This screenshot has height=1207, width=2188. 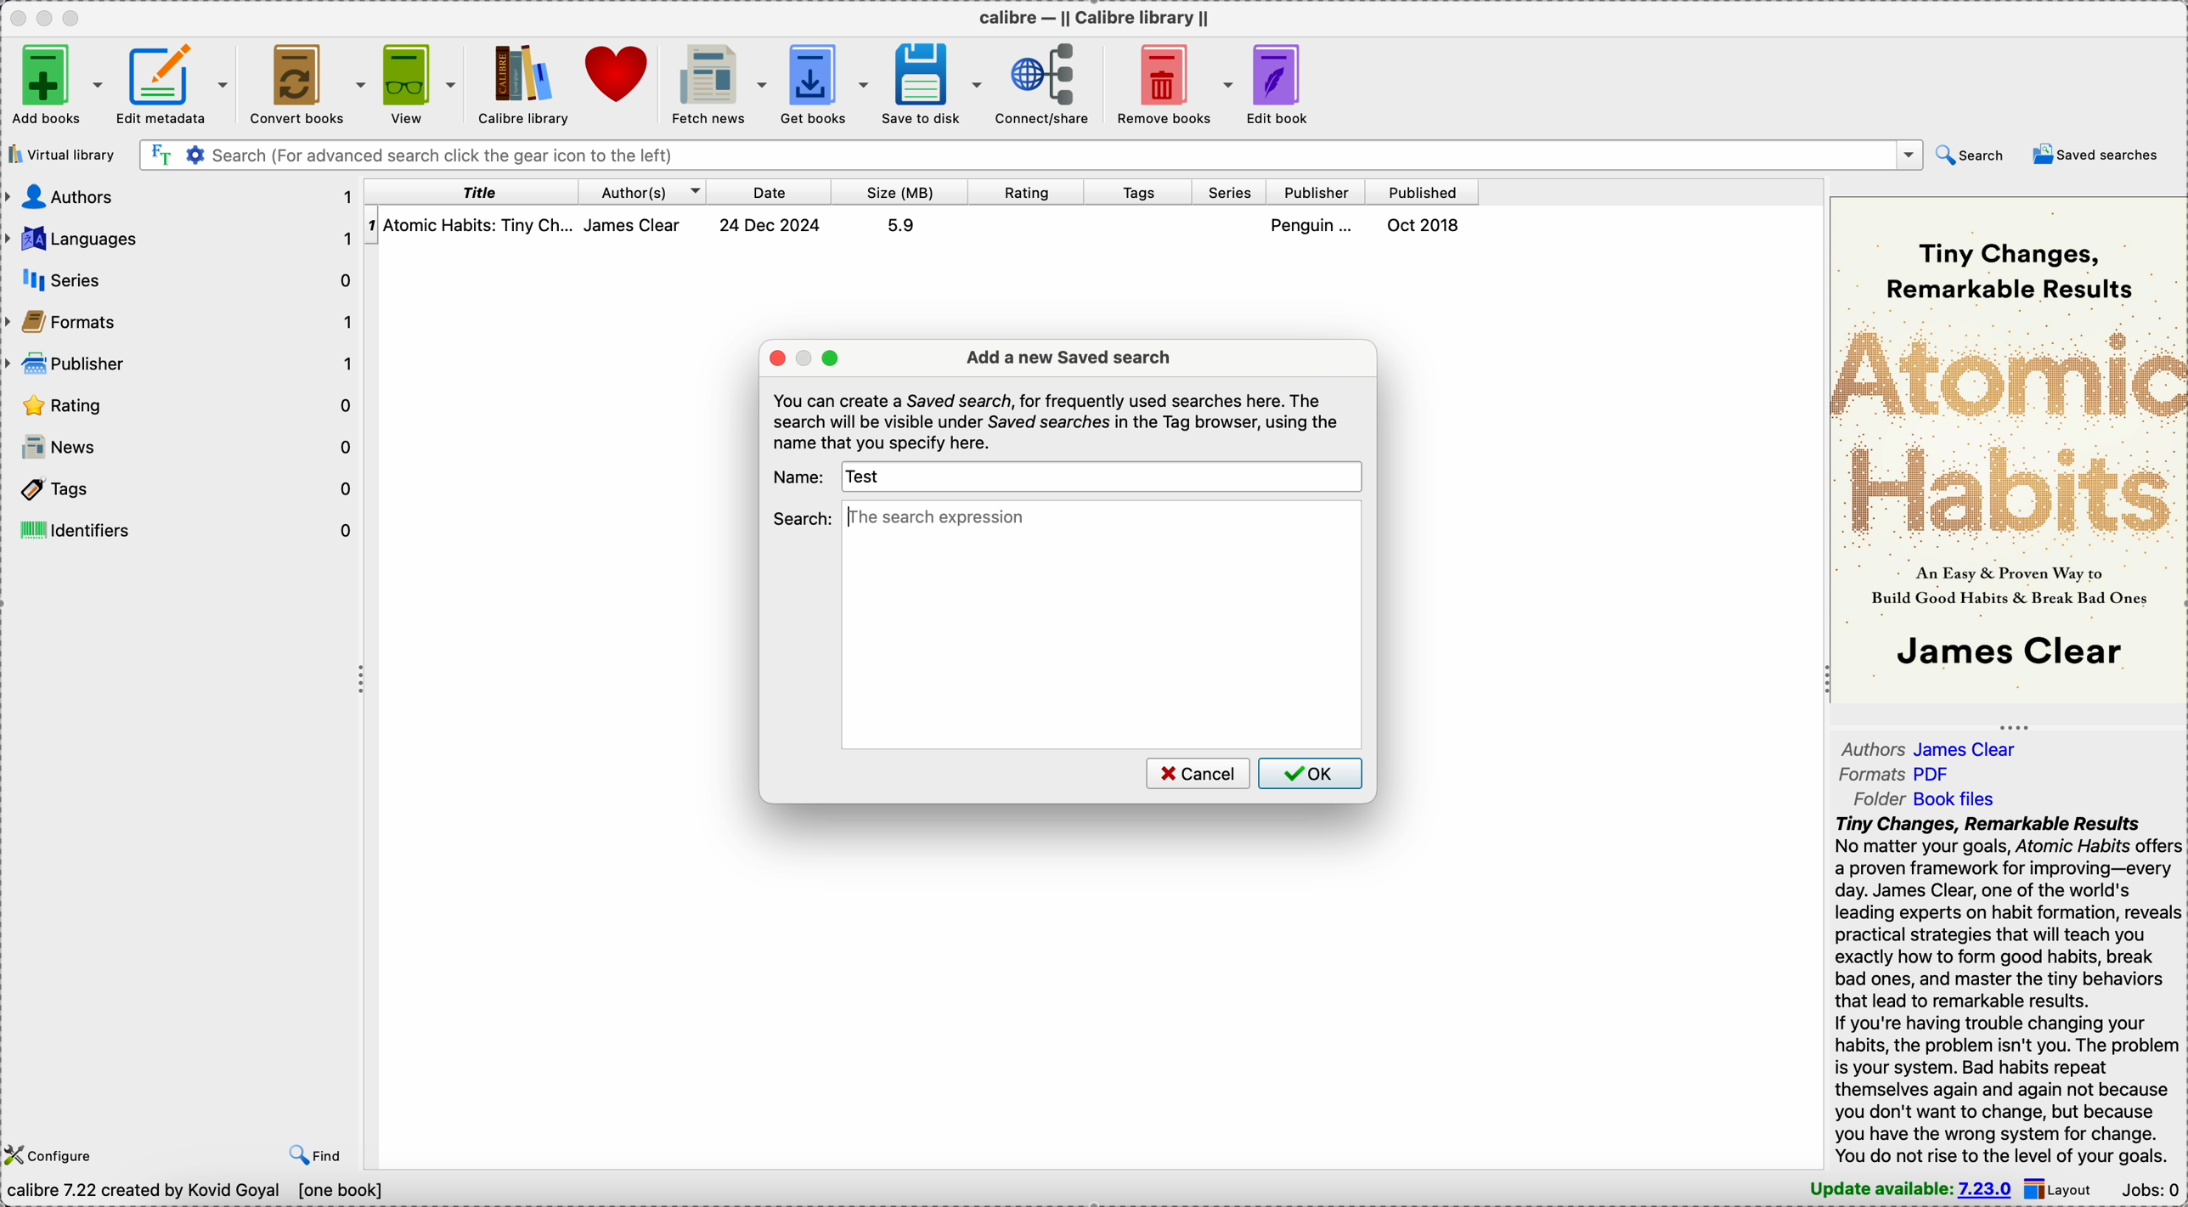 What do you see at coordinates (1425, 225) in the screenshot?
I see `Oct 2018` at bounding box center [1425, 225].